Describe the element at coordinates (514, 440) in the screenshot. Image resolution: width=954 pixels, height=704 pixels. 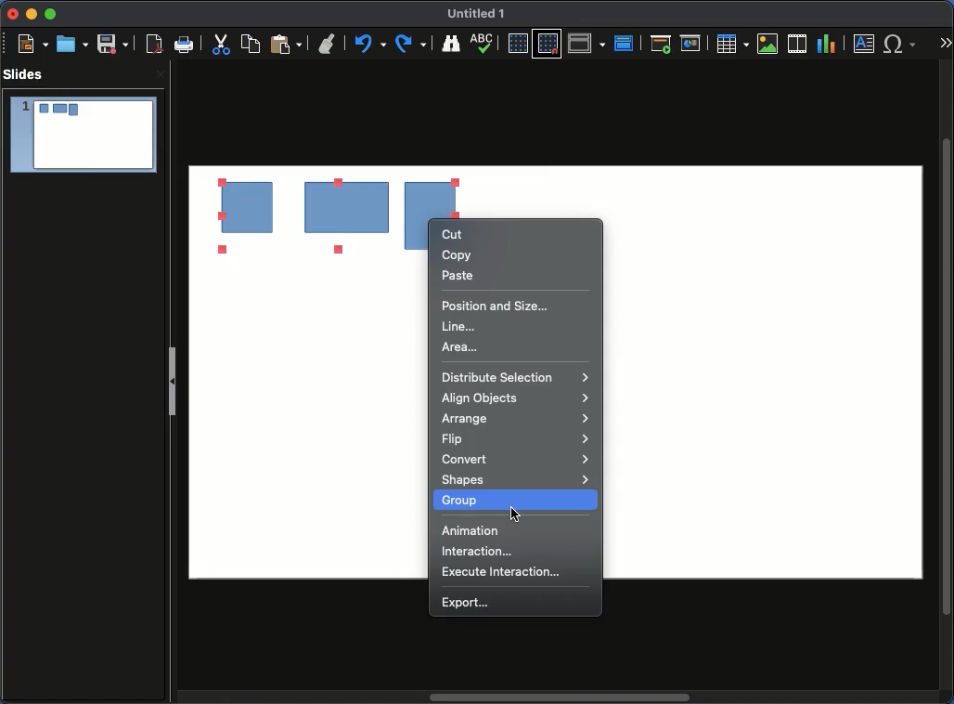
I see `Flip` at that location.